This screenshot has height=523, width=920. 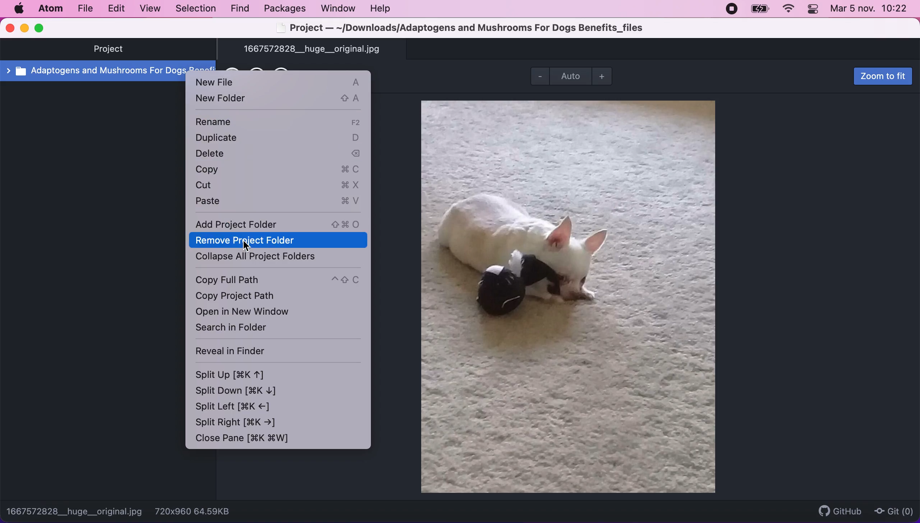 What do you see at coordinates (278, 279) in the screenshot?
I see `copy full path` at bounding box center [278, 279].